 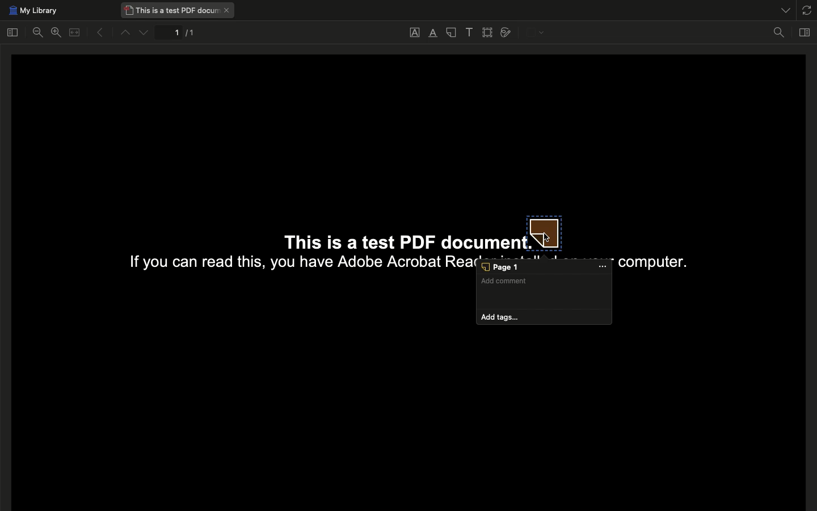 I want to click on Zoom in, so click(x=56, y=32).